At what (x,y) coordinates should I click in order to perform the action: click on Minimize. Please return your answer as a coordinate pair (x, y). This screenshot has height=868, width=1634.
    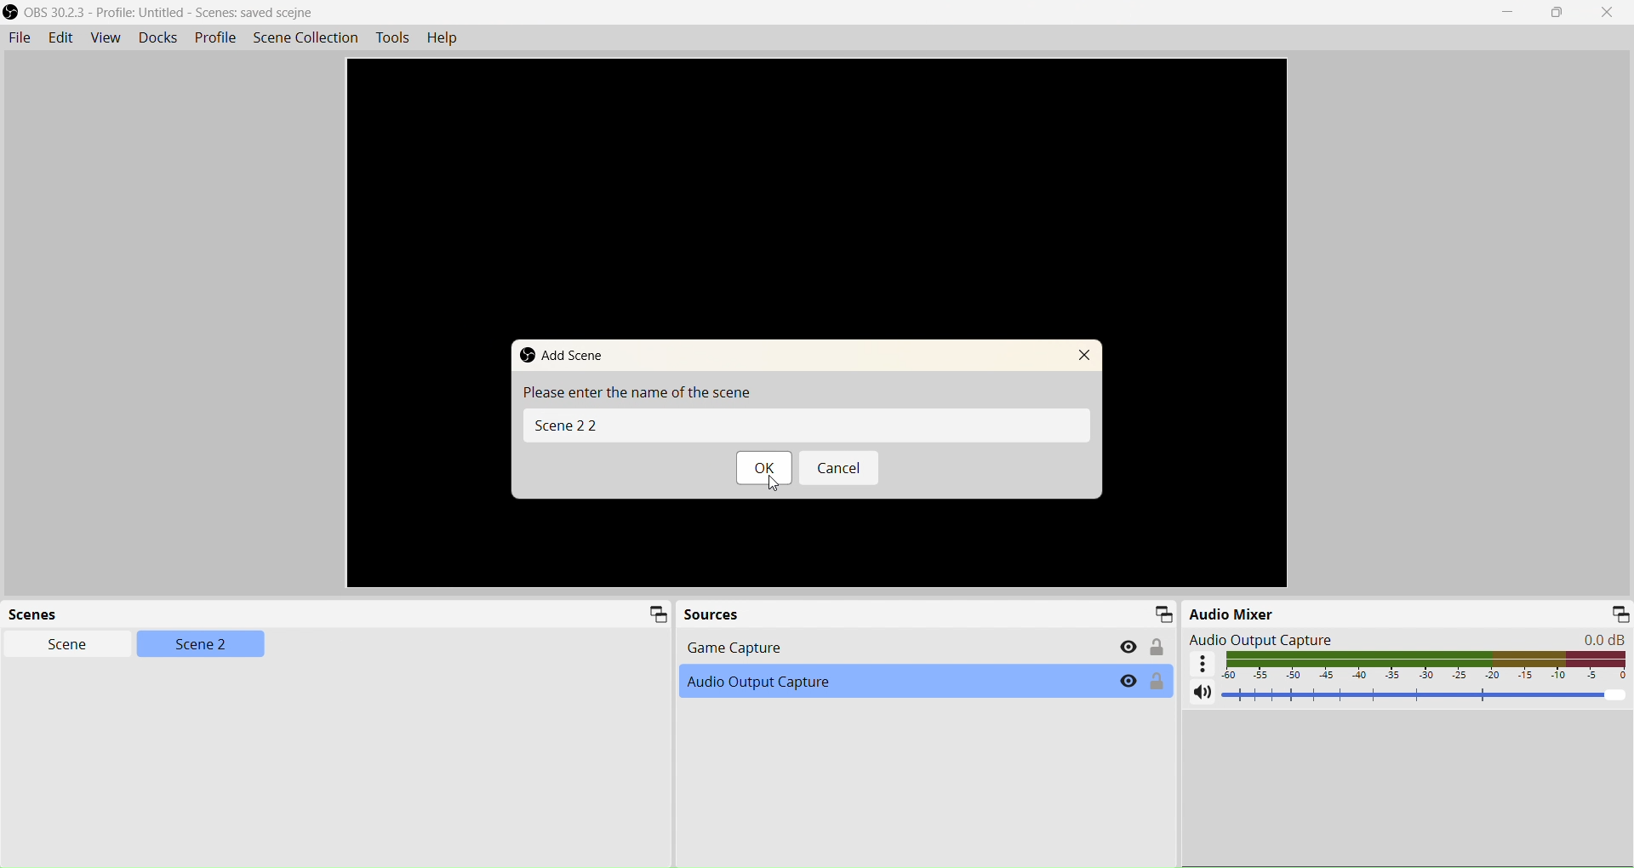
    Looking at the image, I should click on (659, 614).